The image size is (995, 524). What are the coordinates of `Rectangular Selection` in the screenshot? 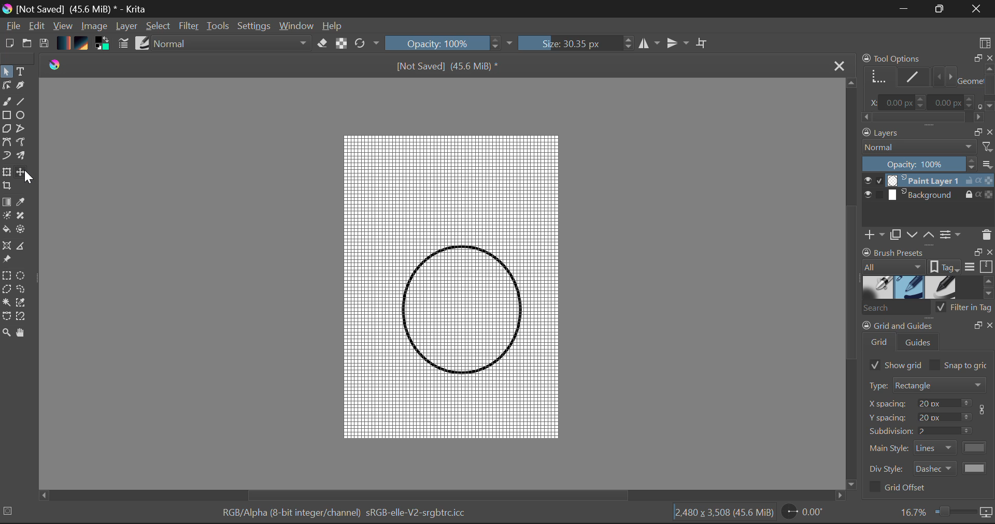 It's located at (7, 275).